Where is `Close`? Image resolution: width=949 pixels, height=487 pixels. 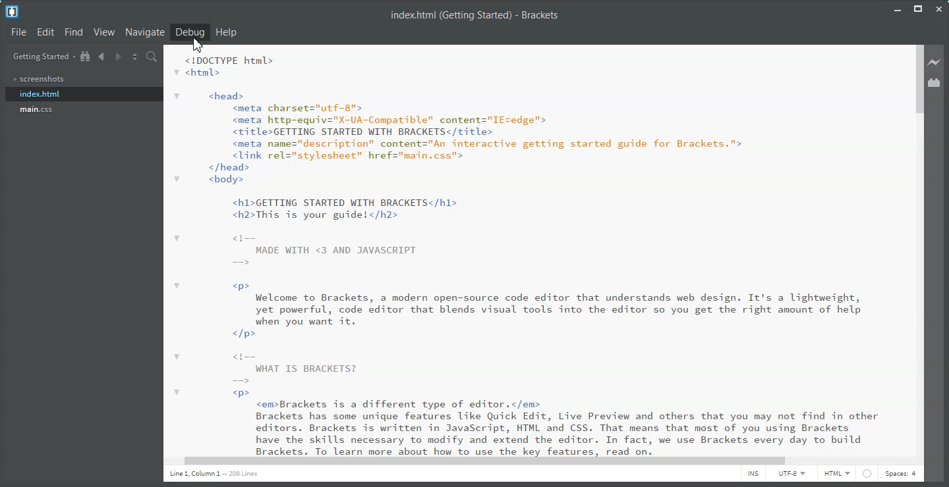 Close is located at coordinates (938, 9).